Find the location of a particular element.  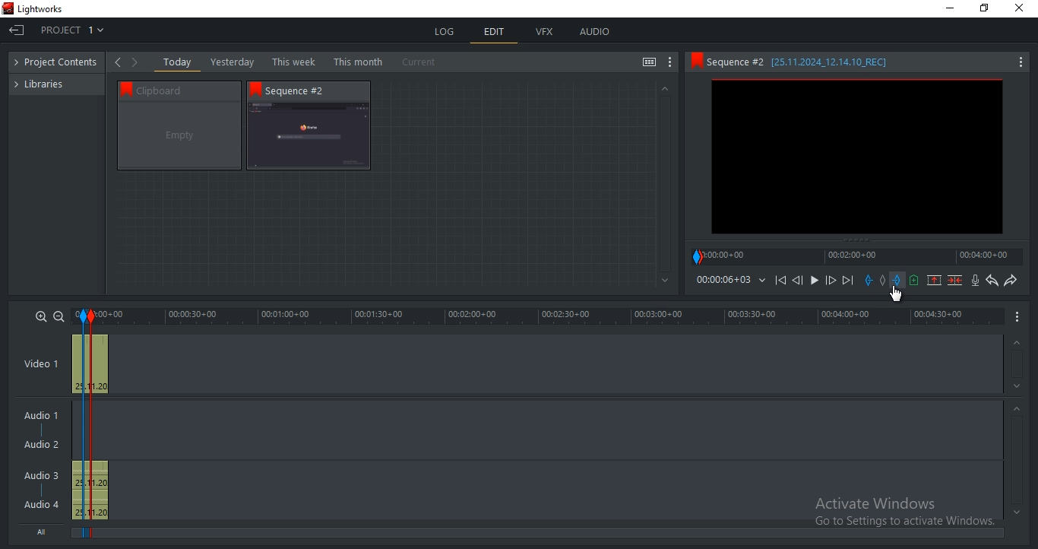

timeline marker is located at coordinates (97, 427).